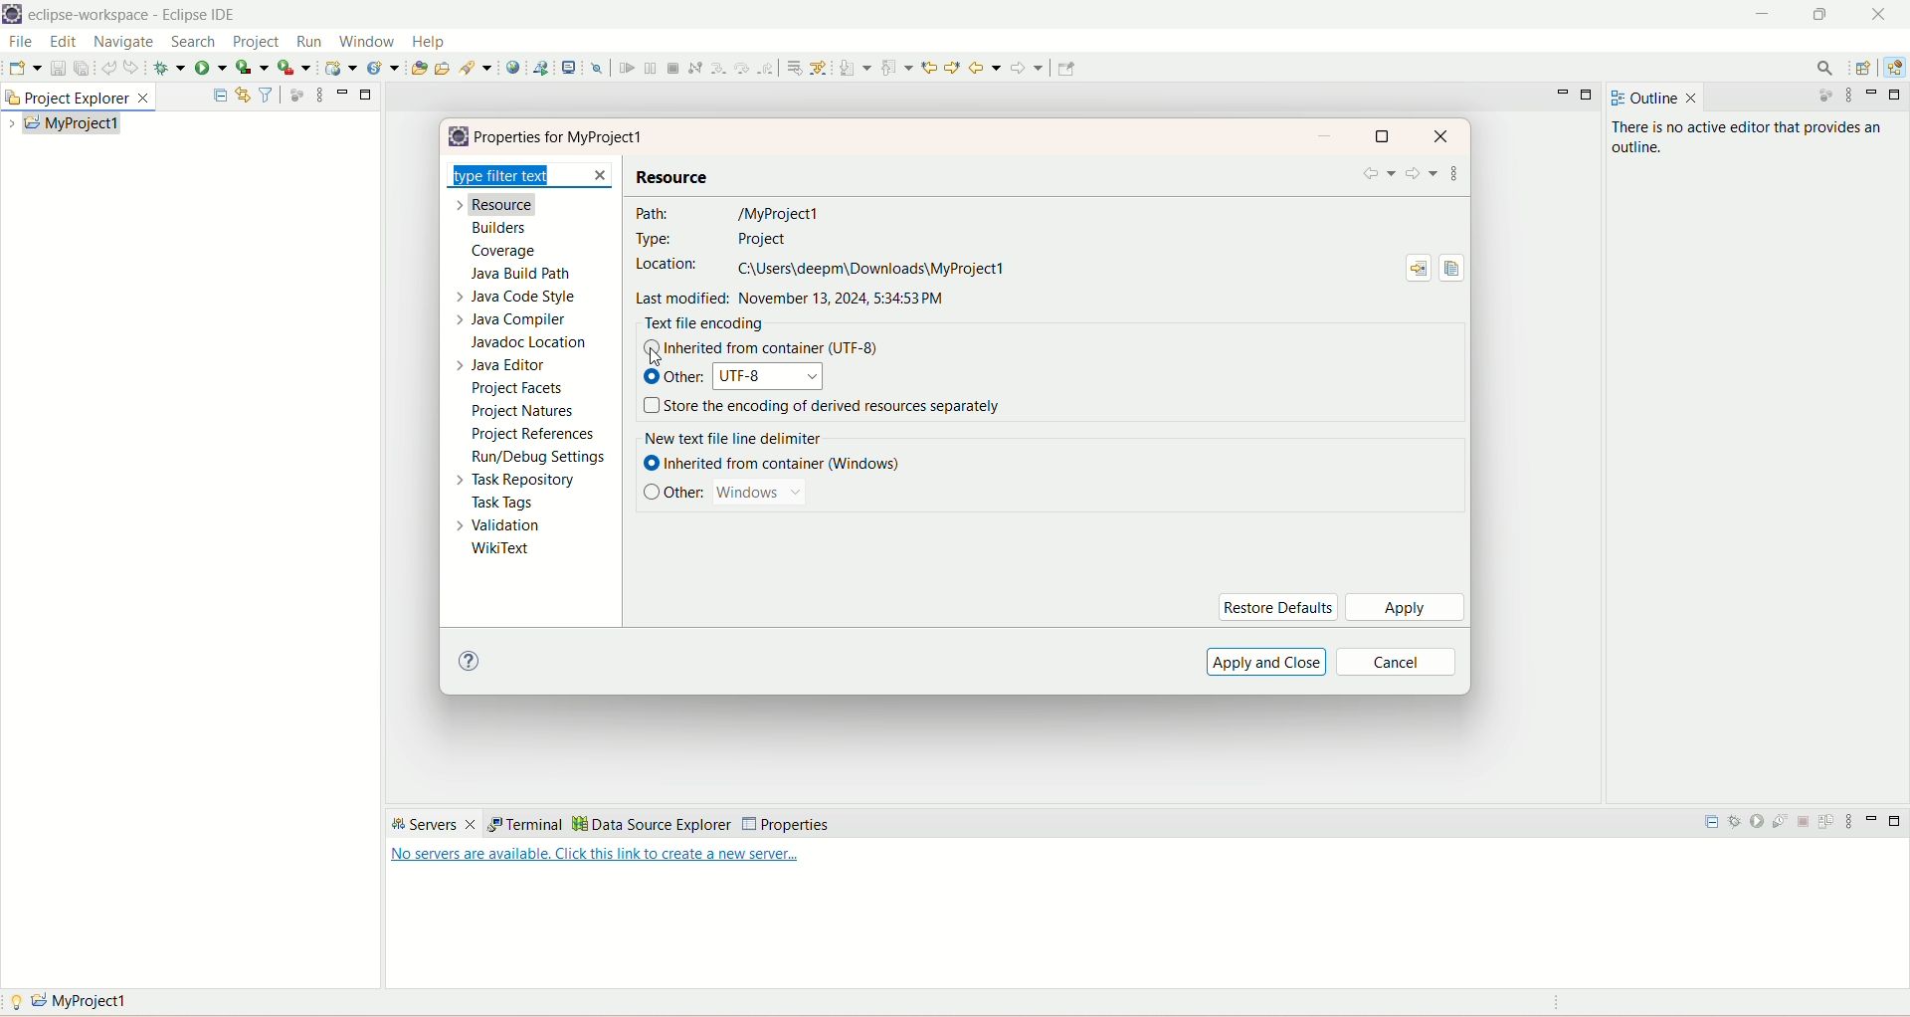 The height and width of the screenshot is (1017, 1910). I want to click on filter, so click(265, 95).